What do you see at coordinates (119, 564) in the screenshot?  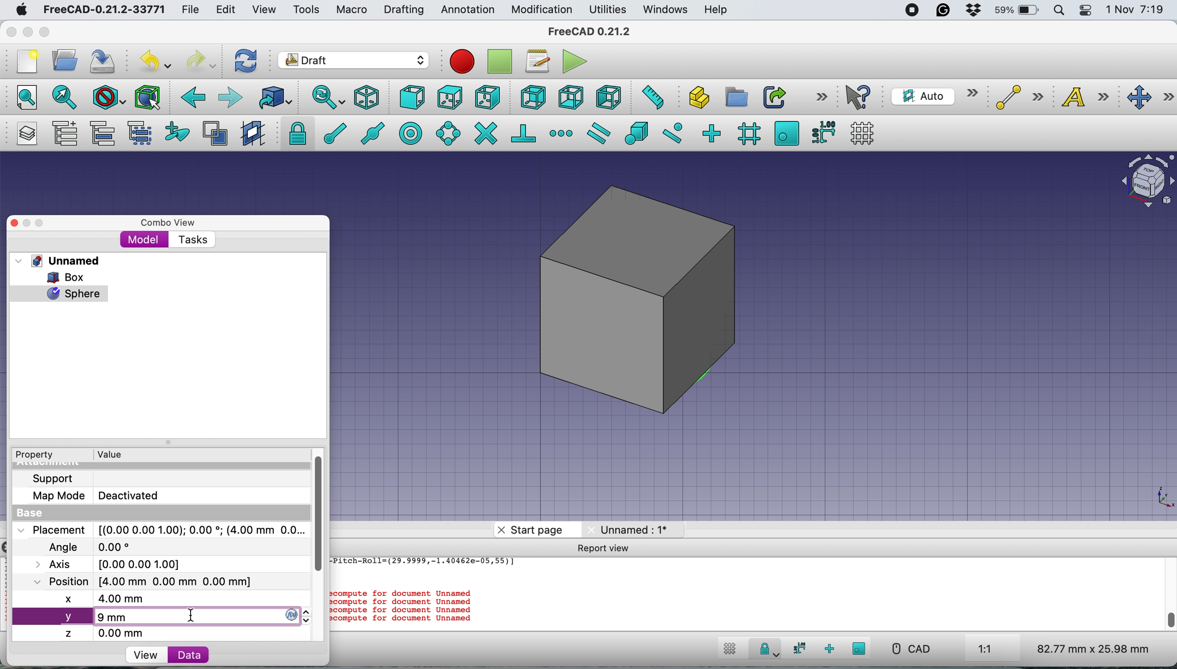 I see `axis` at bounding box center [119, 564].